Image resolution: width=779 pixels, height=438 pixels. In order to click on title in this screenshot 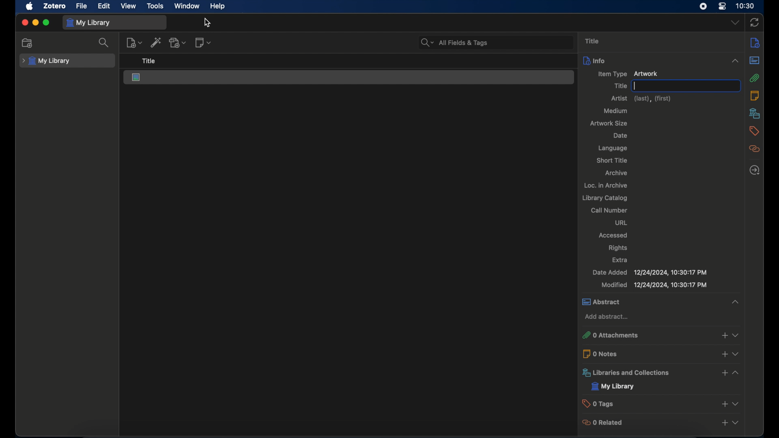, I will do `click(594, 41)`.